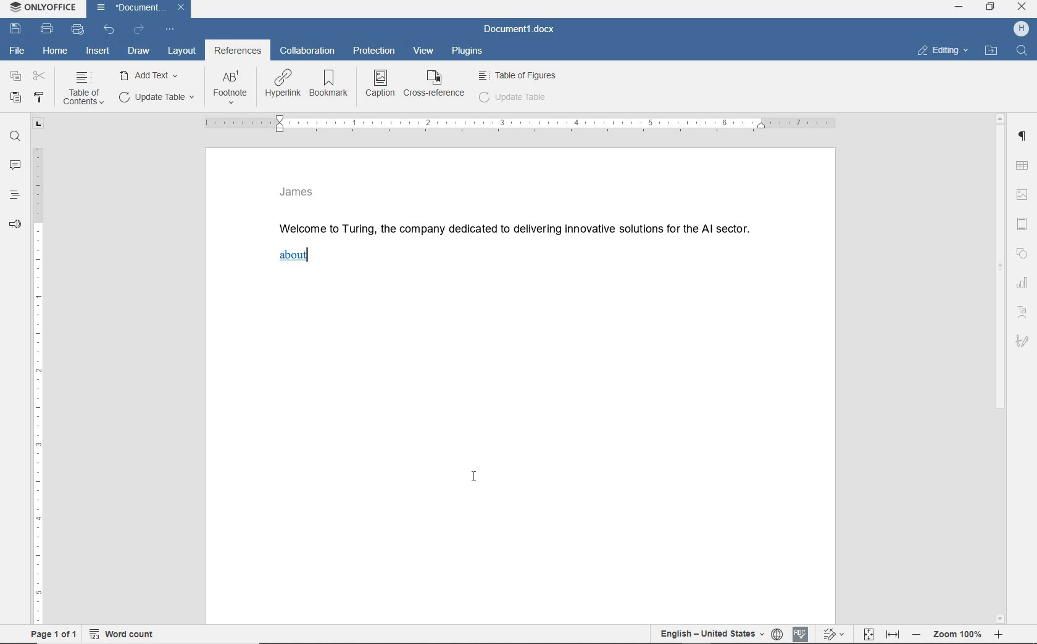 The height and width of the screenshot is (644, 1037). I want to click on layout, so click(181, 50).